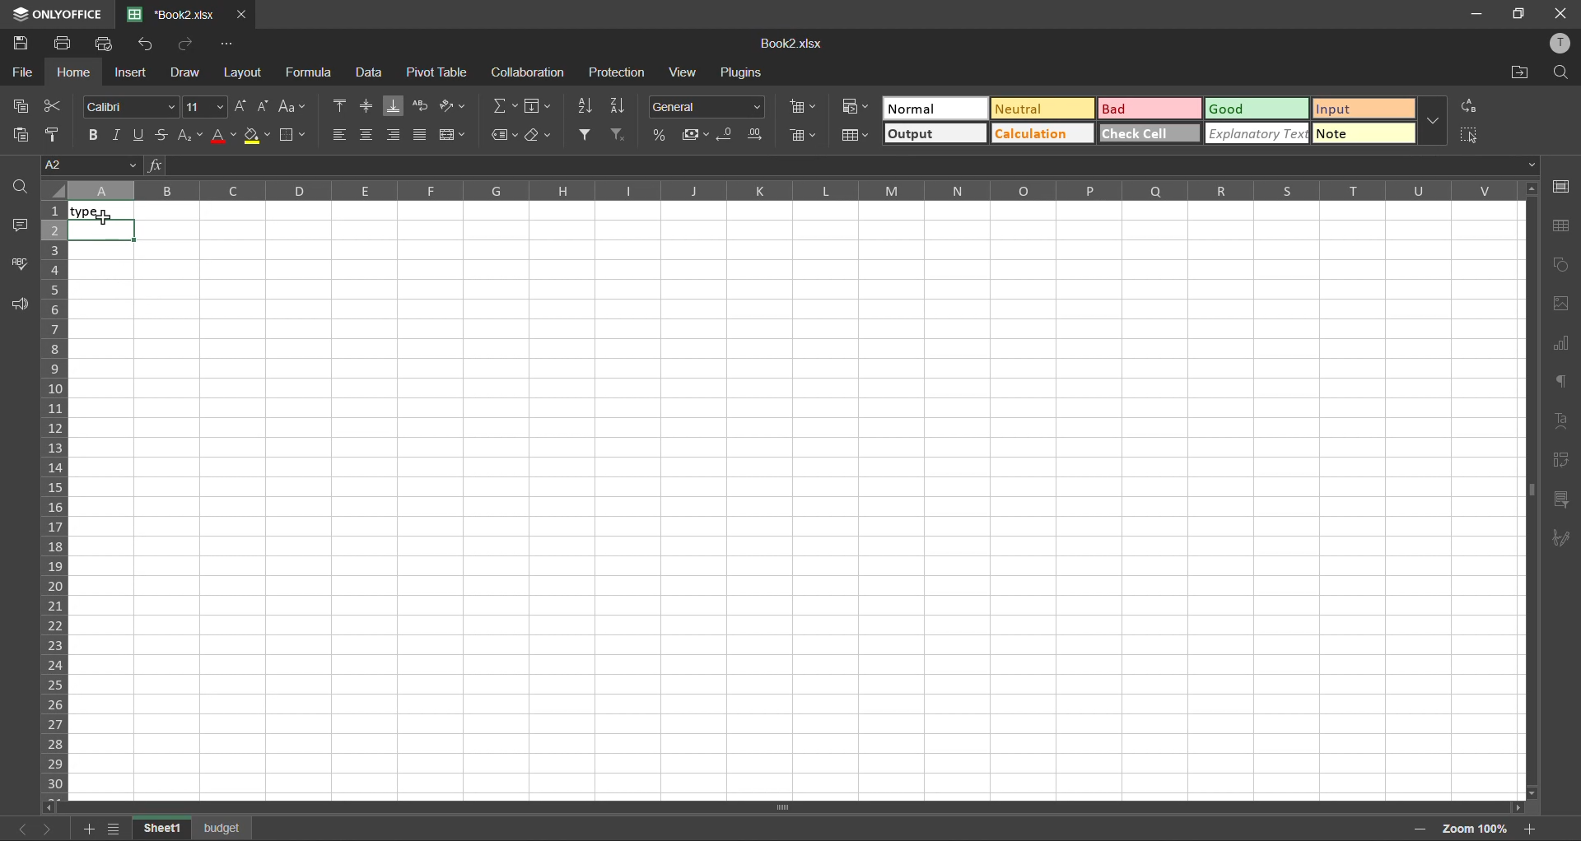 The height and width of the screenshot is (841, 1581). What do you see at coordinates (842, 165) in the screenshot?
I see `formula bar` at bounding box center [842, 165].